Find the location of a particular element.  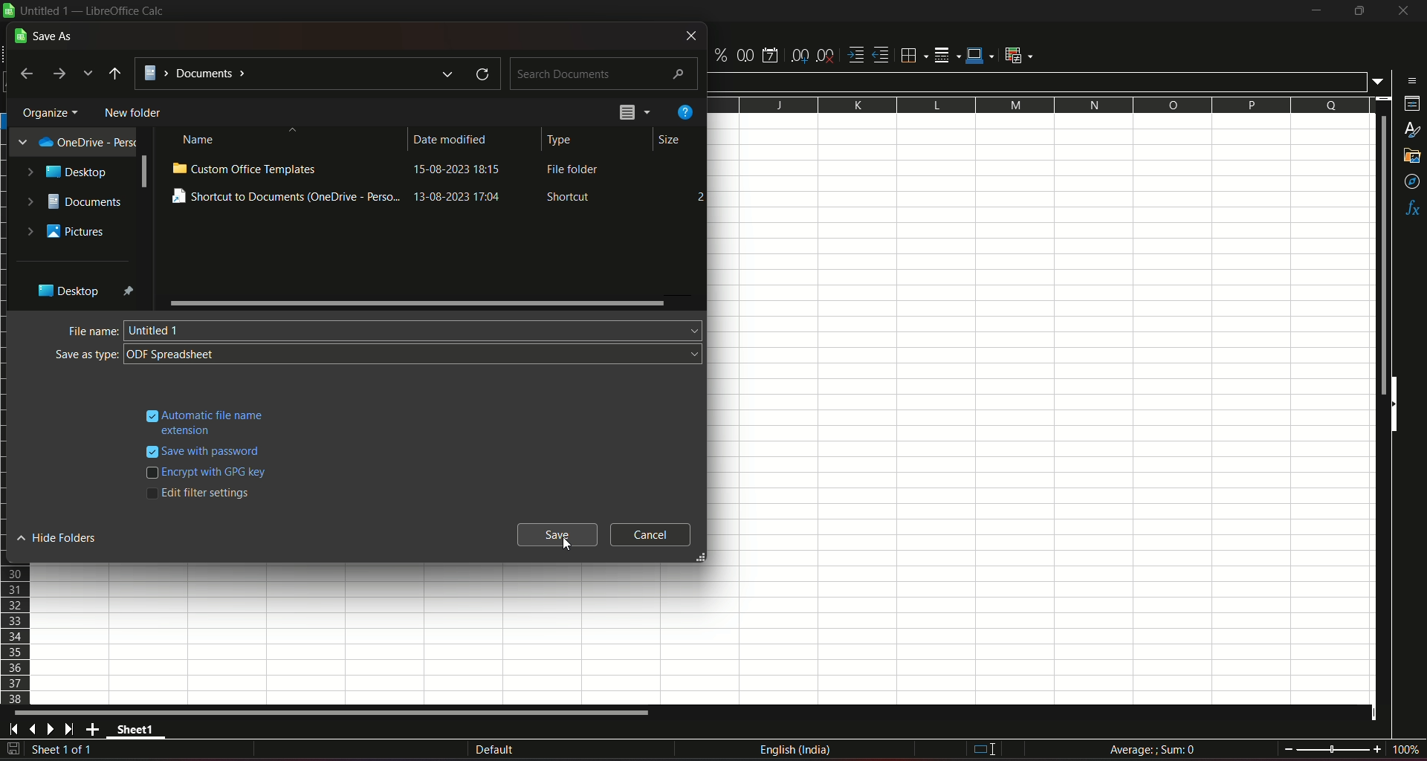

save with password is located at coordinates (216, 453).